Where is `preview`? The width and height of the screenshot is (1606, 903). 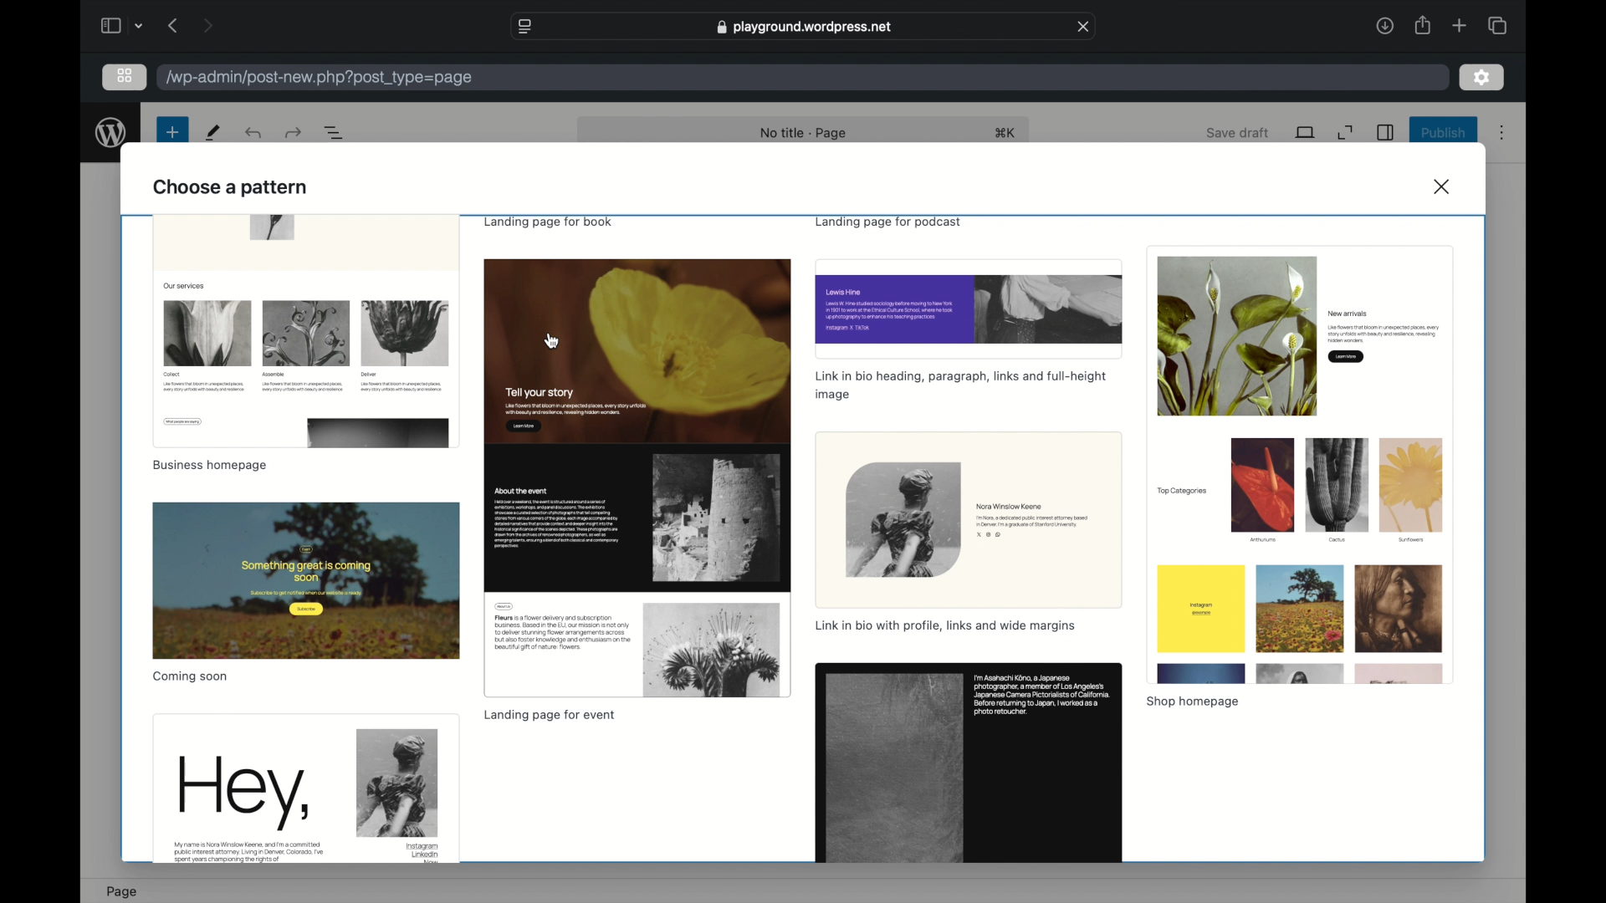
preview is located at coordinates (304, 789).